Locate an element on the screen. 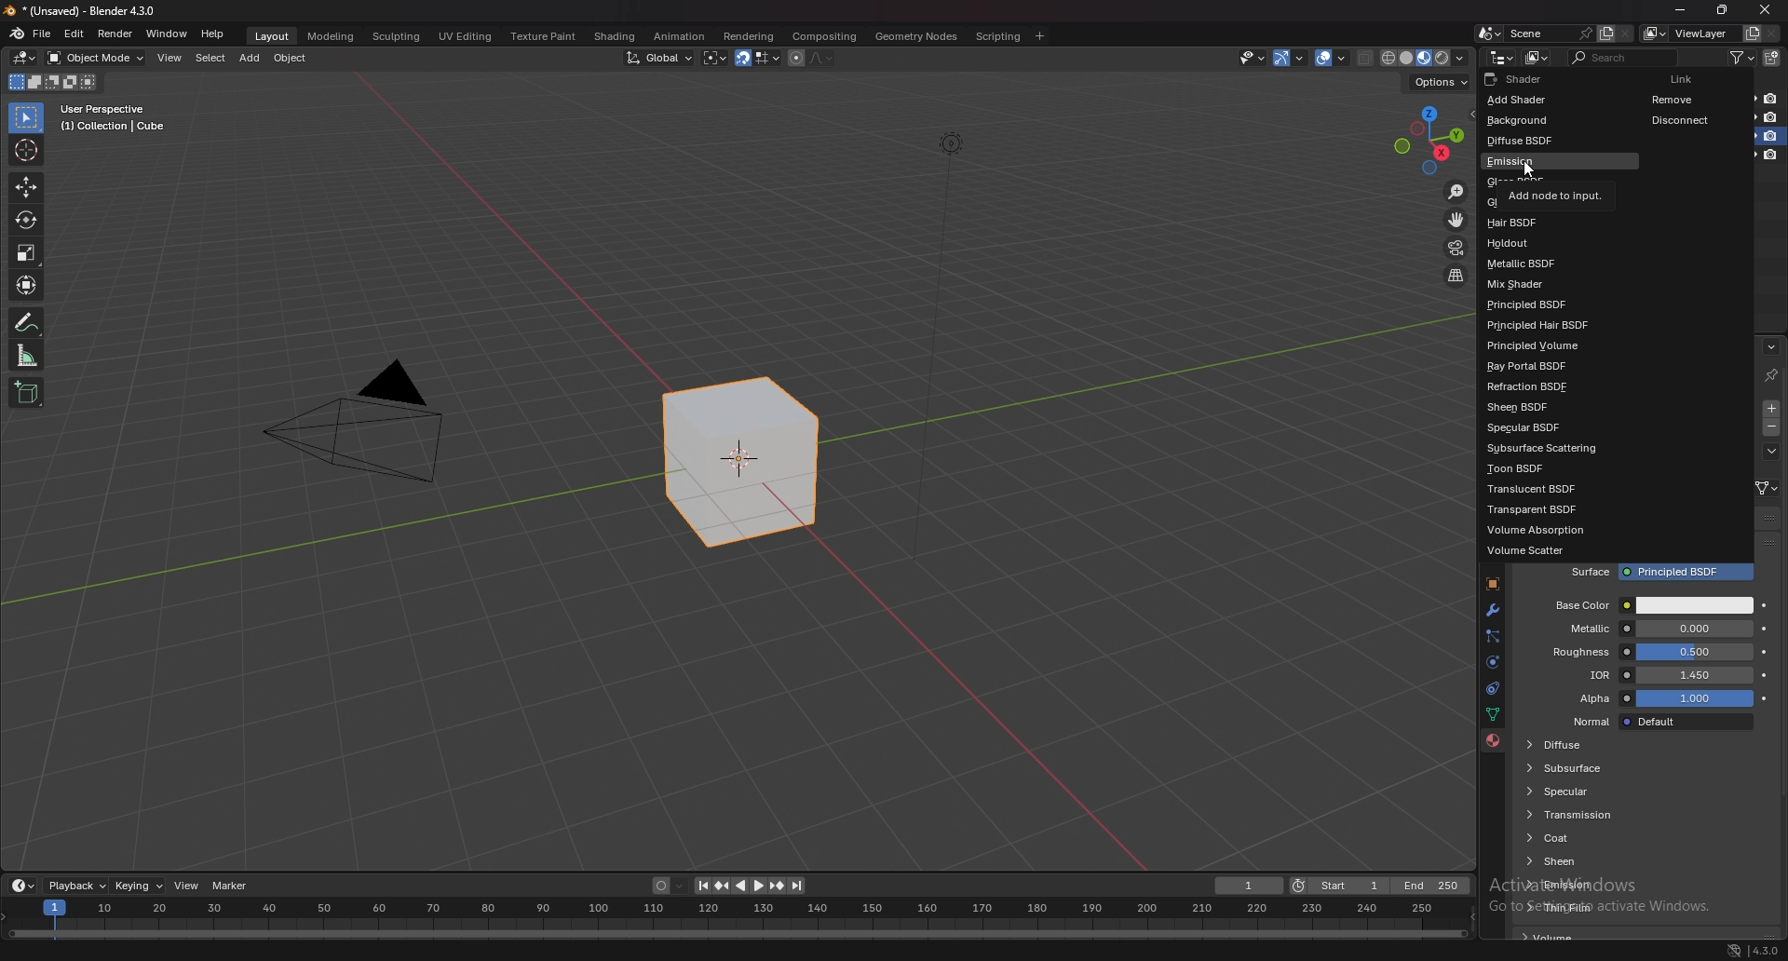 Image resolution: width=1788 pixels, height=961 pixels. filter is located at coordinates (1746, 57).